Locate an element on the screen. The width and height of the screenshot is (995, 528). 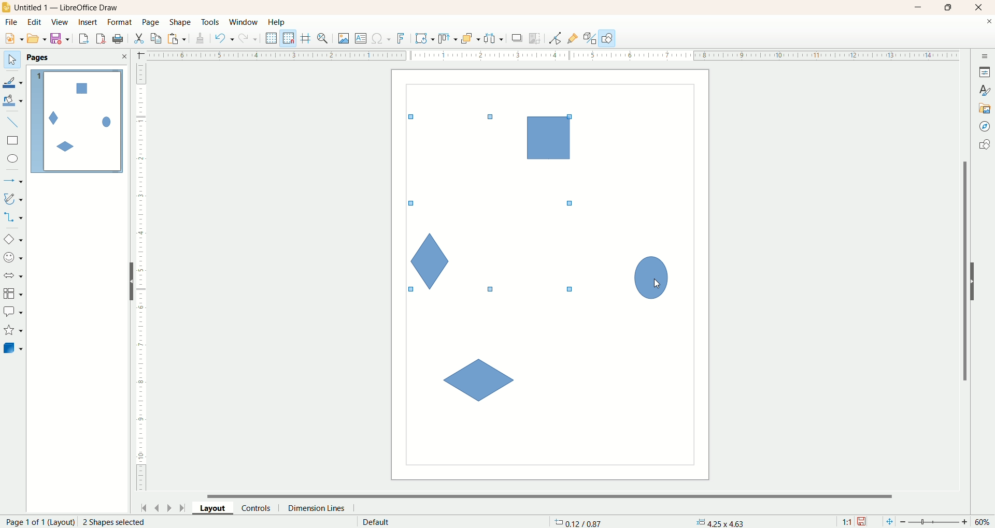
save is located at coordinates (863, 522).